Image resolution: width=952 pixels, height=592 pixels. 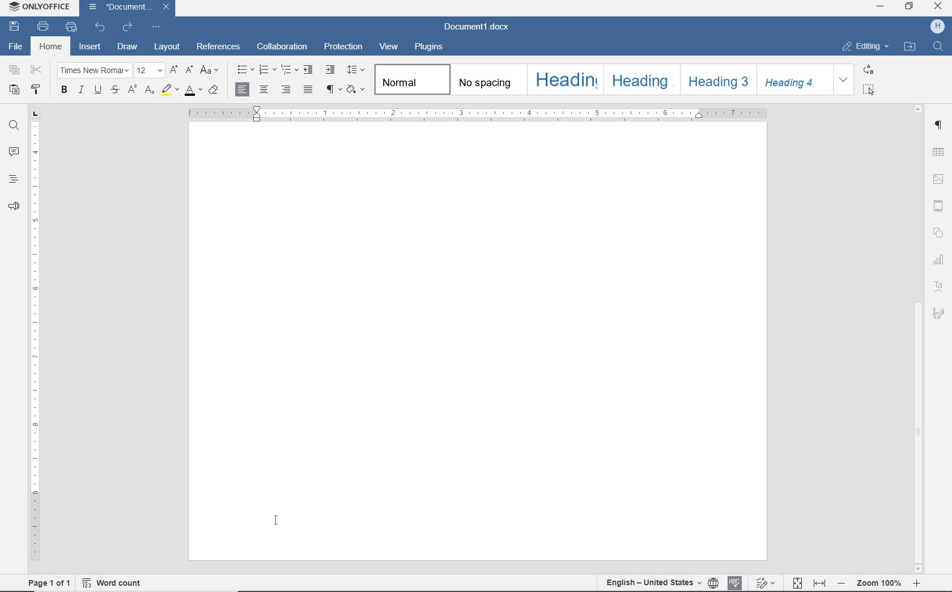 I want to click on insert, so click(x=88, y=47).